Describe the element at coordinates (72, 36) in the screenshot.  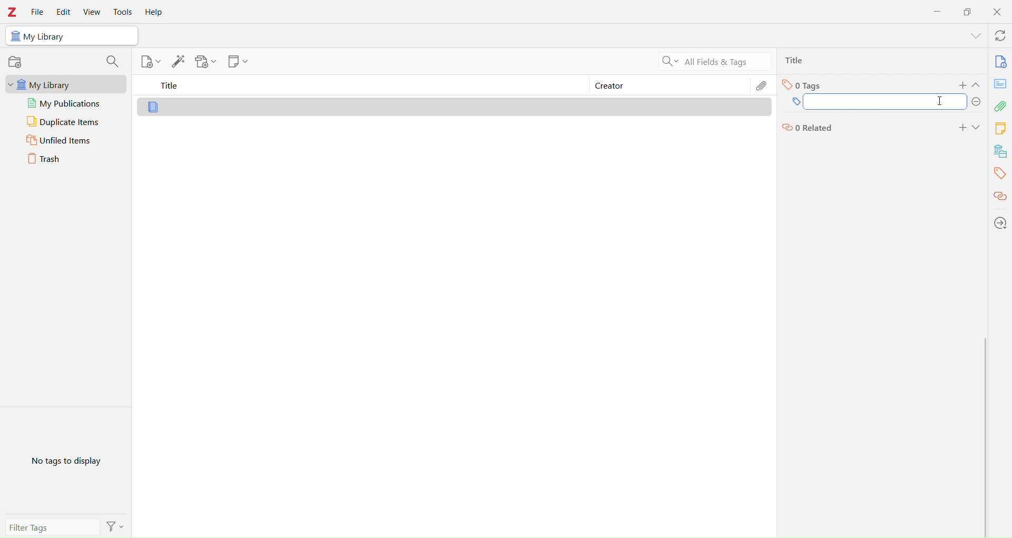
I see `My Library` at that location.